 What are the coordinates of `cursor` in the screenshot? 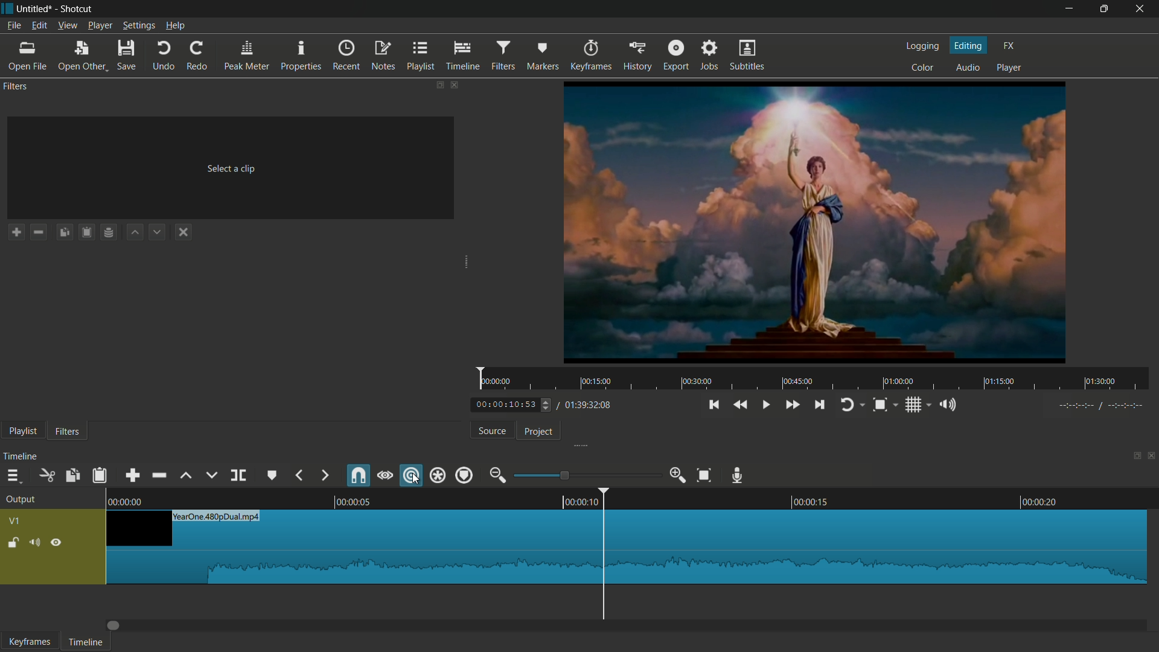 It's located at (417, 481).